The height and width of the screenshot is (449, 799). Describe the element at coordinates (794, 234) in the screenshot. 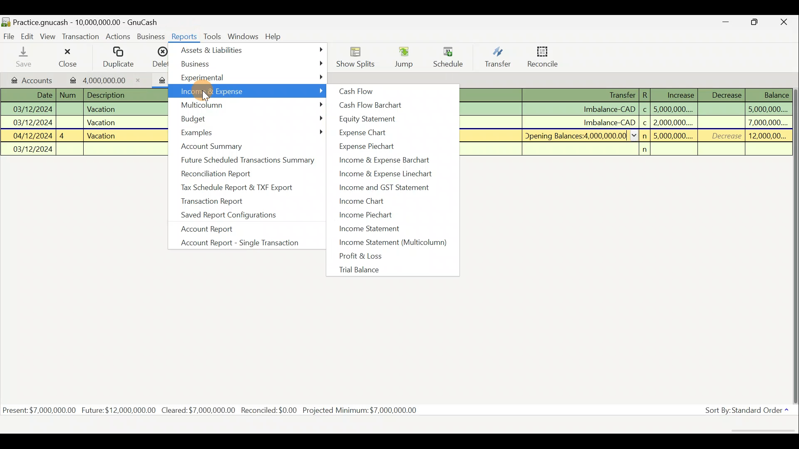

I see `Scroll bar` at that location.